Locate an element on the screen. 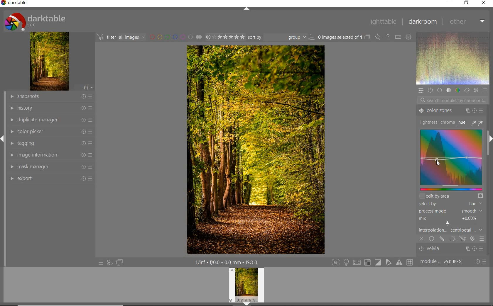 This screenshot has height=306, width=493. velvia is located at coordinates (452, 249).